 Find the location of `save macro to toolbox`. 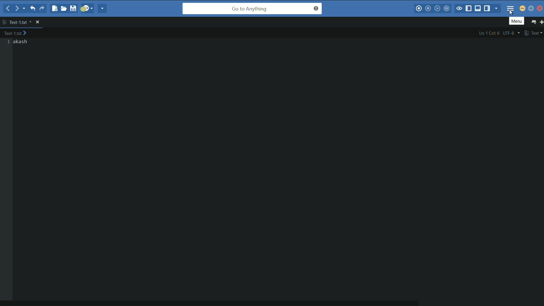

save macro to toolbox is located at coordinates (447, 8).